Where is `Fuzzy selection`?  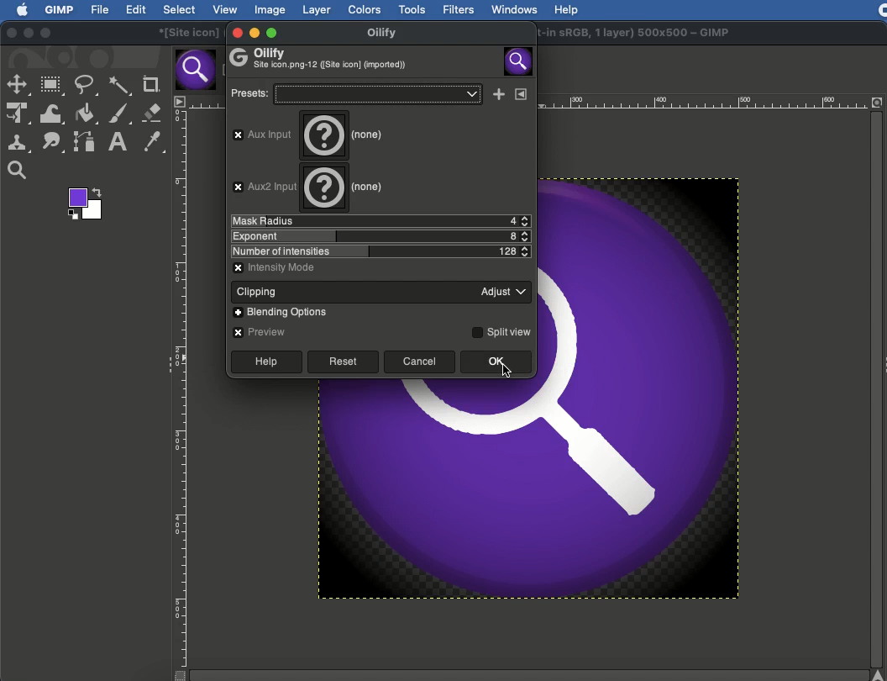 Fuzzy selection is located at coordinates (120, 86).